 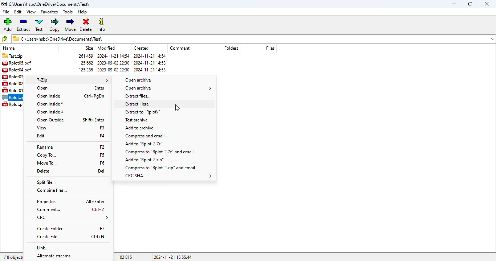 I want to click on modified, so click(x=106, y=48).